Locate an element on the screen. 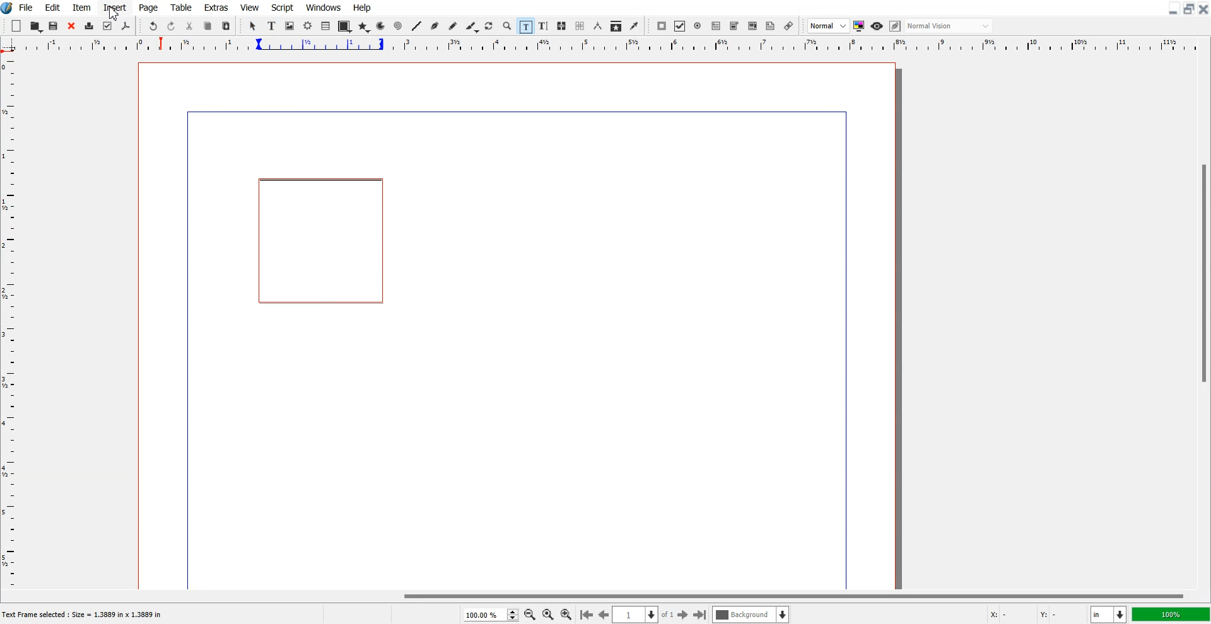  Edit text with story is located at coordinates (544, 26).